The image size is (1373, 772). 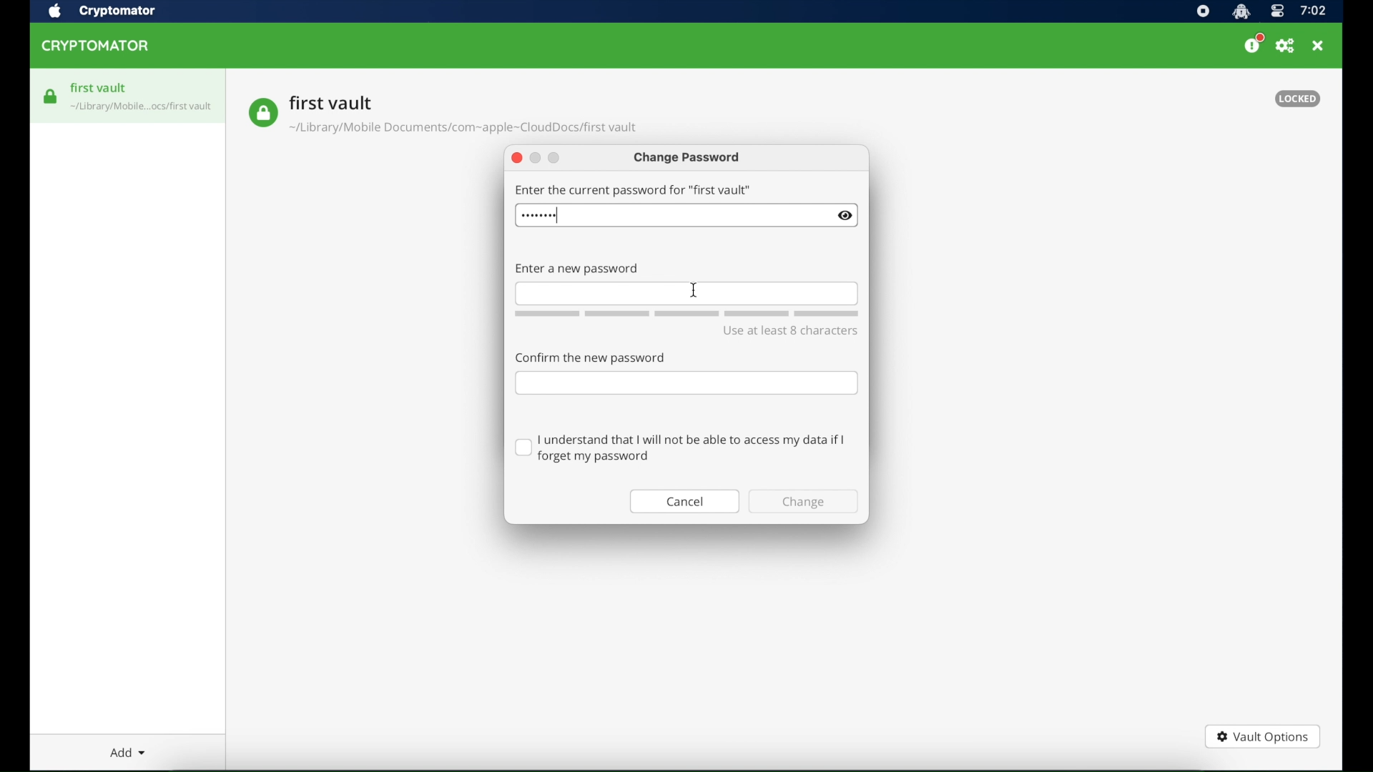 I want to click on change, so click(x=804, y=502).